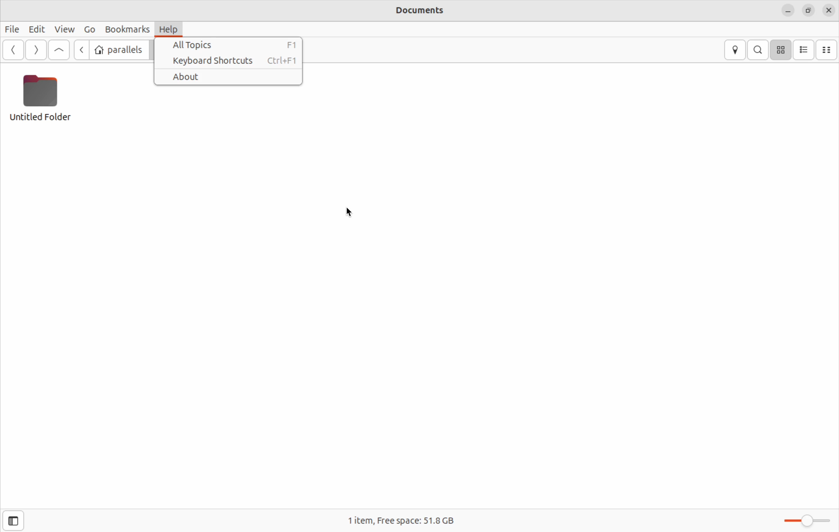 Image resolution: width=839 pixels, height=532 pixels. What do you see at coordinates (63, 30) in the screenshot?
I see `view` at bounding box center [63, 30].